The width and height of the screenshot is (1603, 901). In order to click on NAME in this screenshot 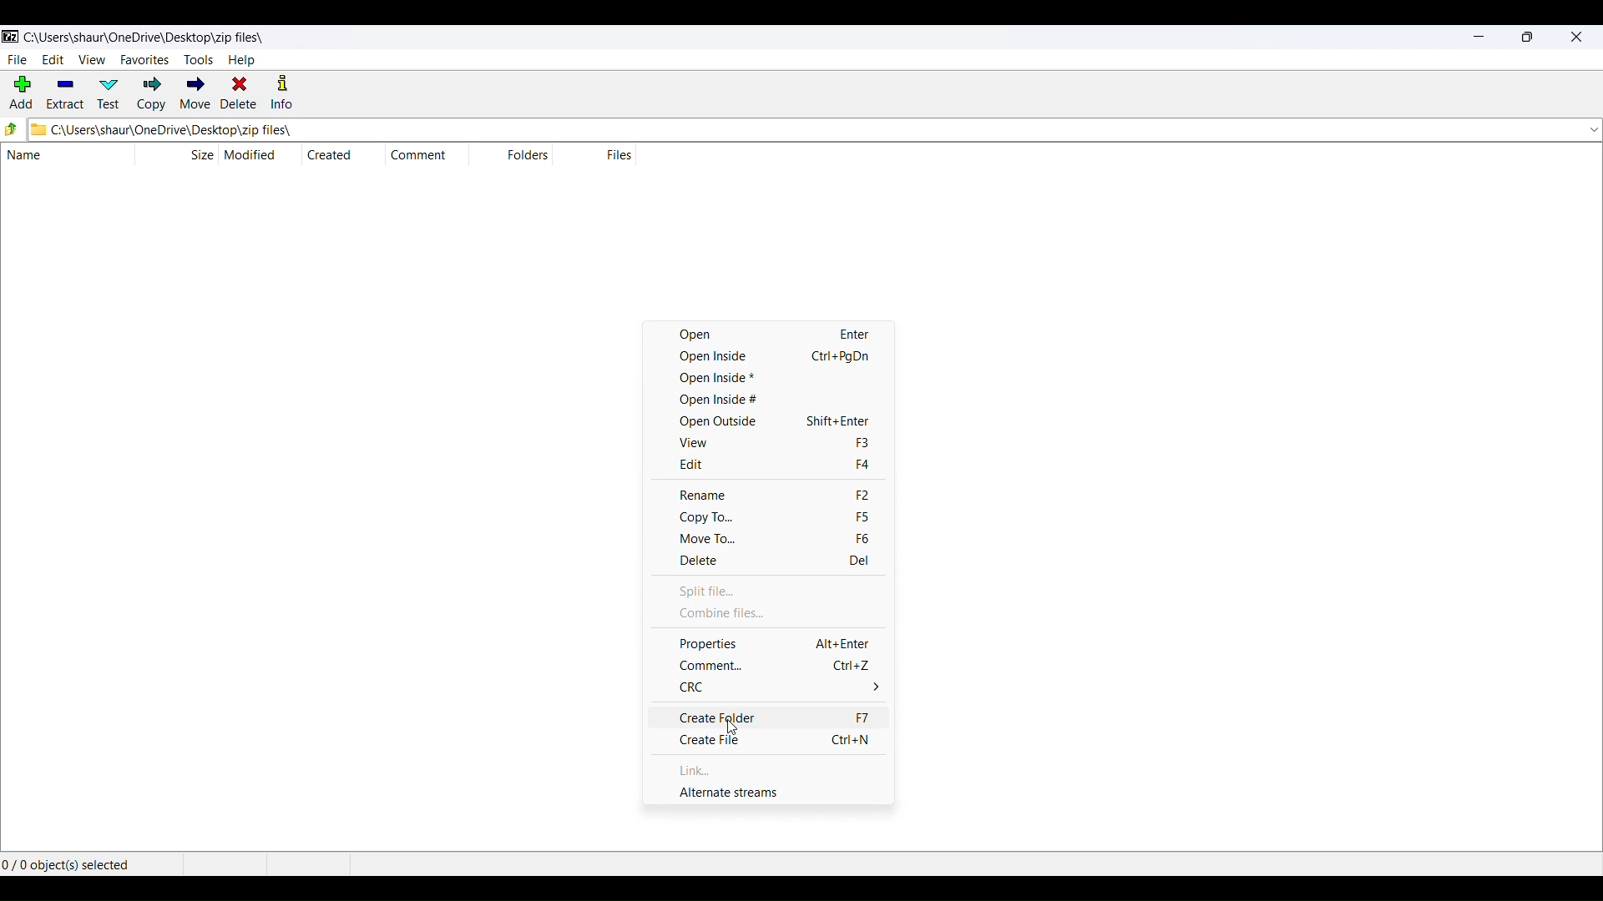, I will do `click(58, 156)`.